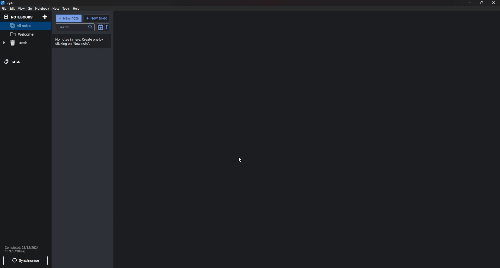 The height and width of the screenshot is (268, 500). Describe the element at coordinates (9, 3) in the screenshot. I see `Joplin` at that location.